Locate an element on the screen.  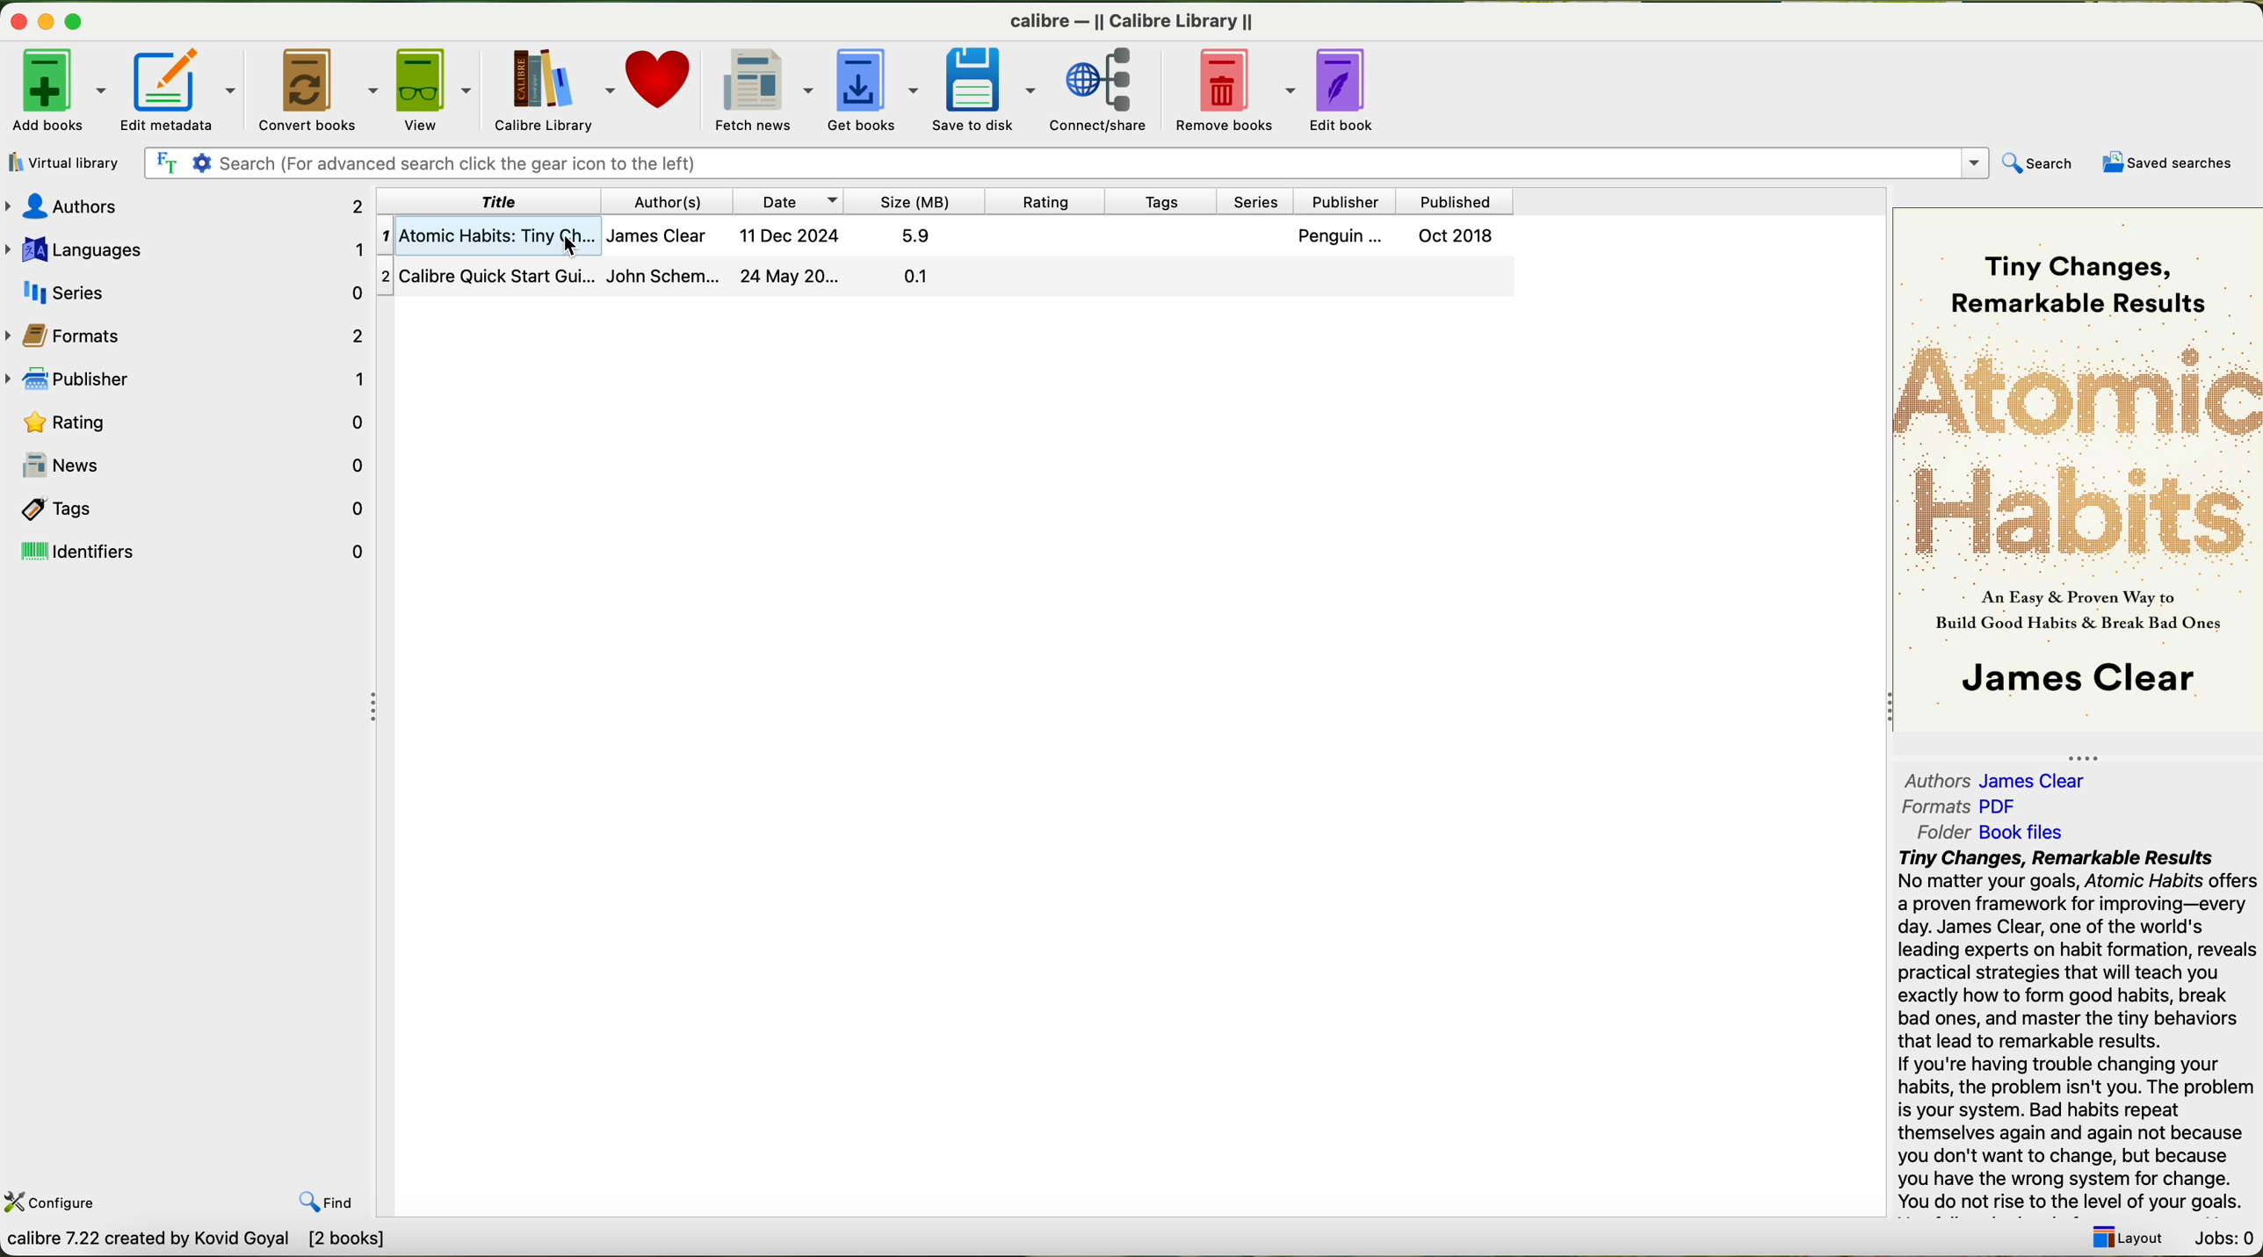
rating is located at coordinates (192, 421).